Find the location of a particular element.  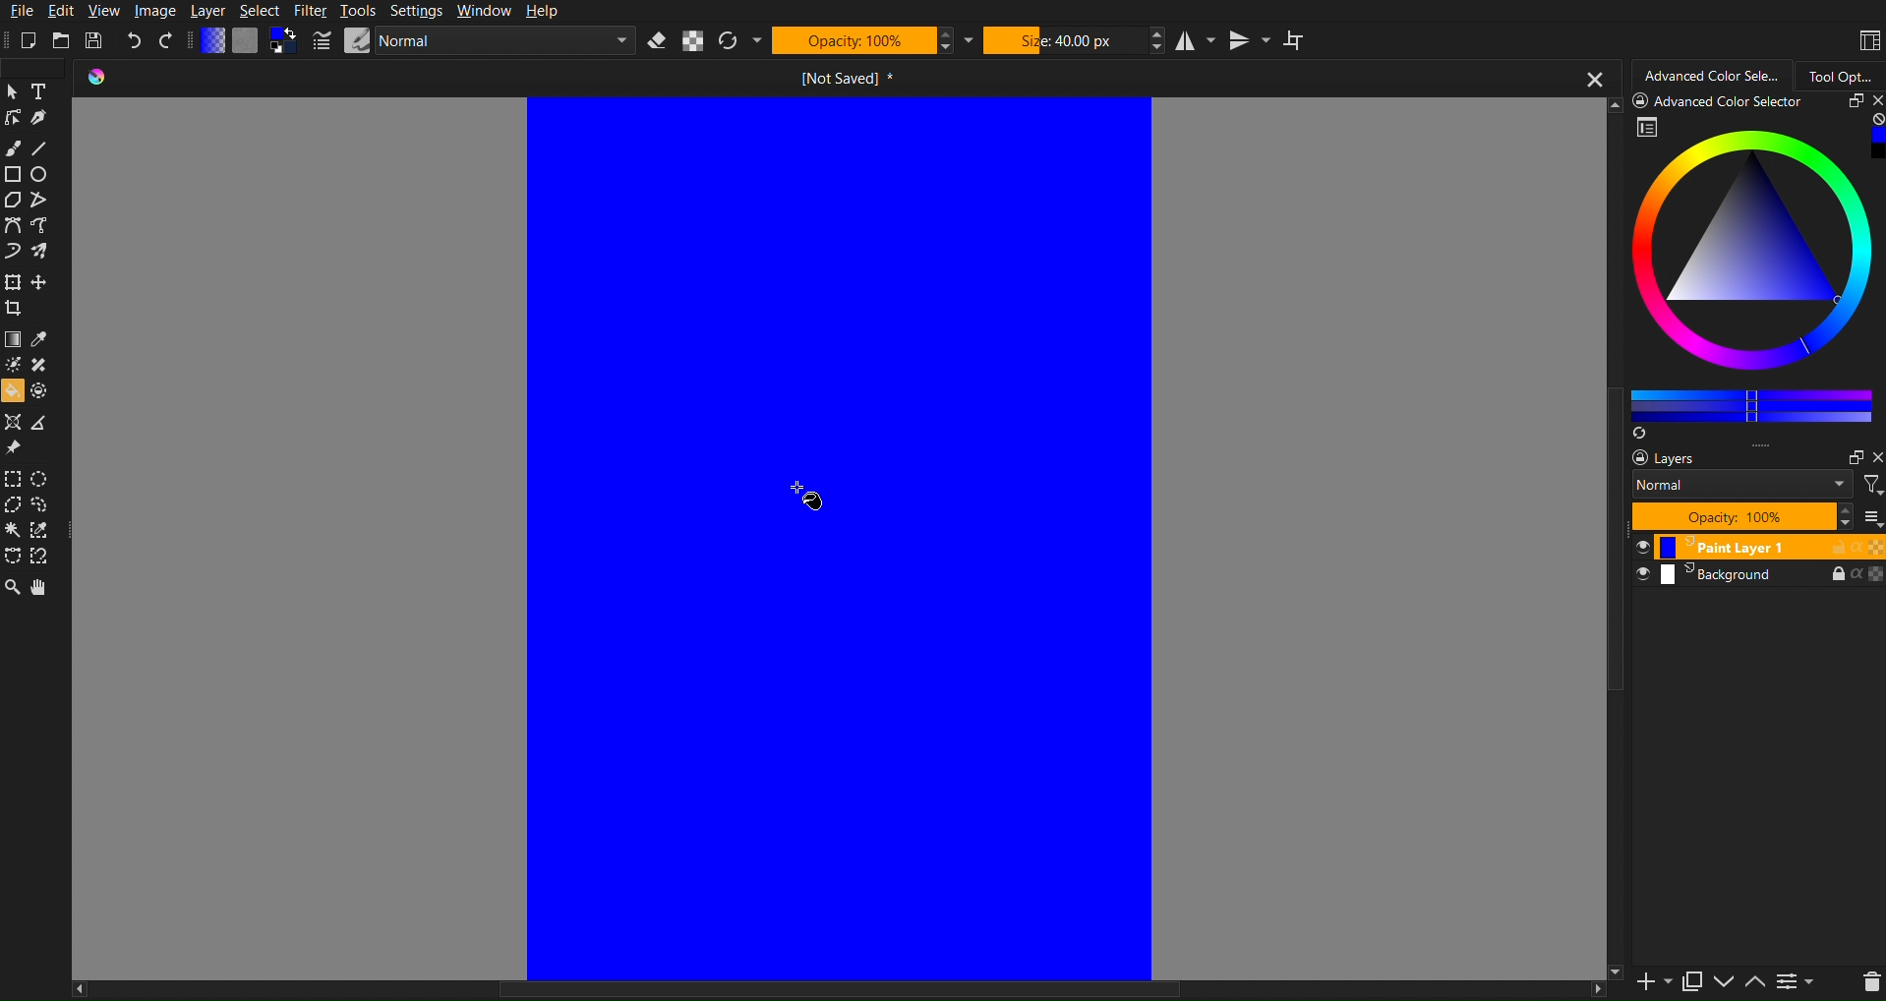

paint layer 1 is located at coordinates (1715, 549).